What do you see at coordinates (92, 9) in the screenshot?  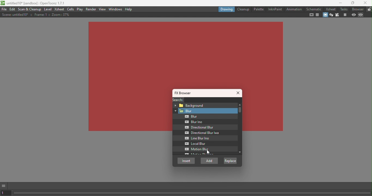 I see `Render` at bounding box center [92, 9].